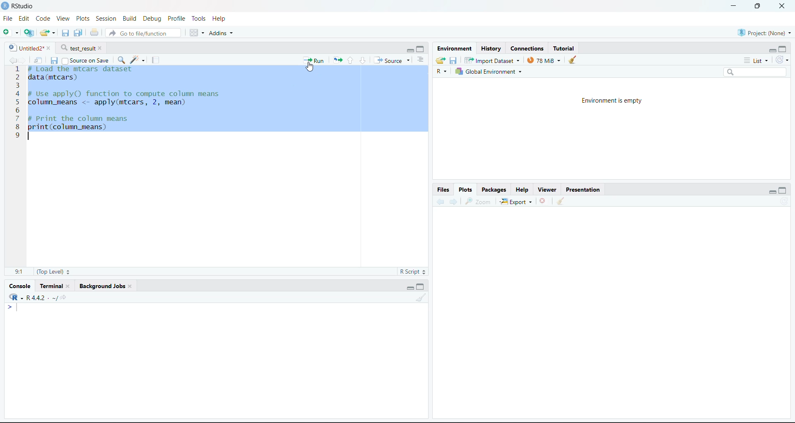 The width and height of the screenshot is (795, 423). What do you see at coordinates (42, 18) in the screenshot?
I see `Code` at bounding box center [42, 18].